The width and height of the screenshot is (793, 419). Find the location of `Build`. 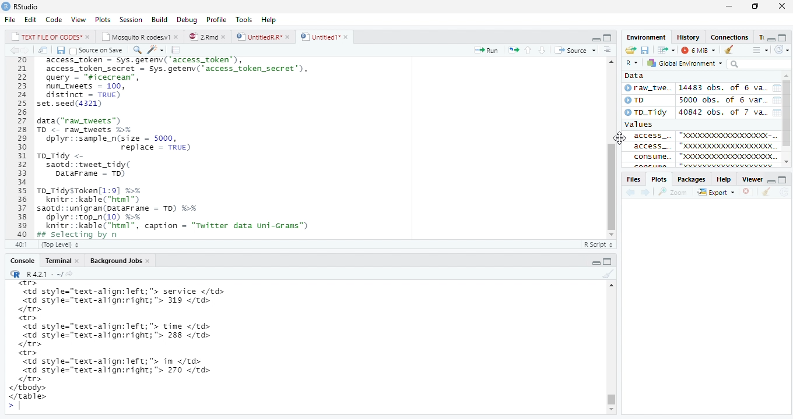

Build is located at coordinates (159, 19).